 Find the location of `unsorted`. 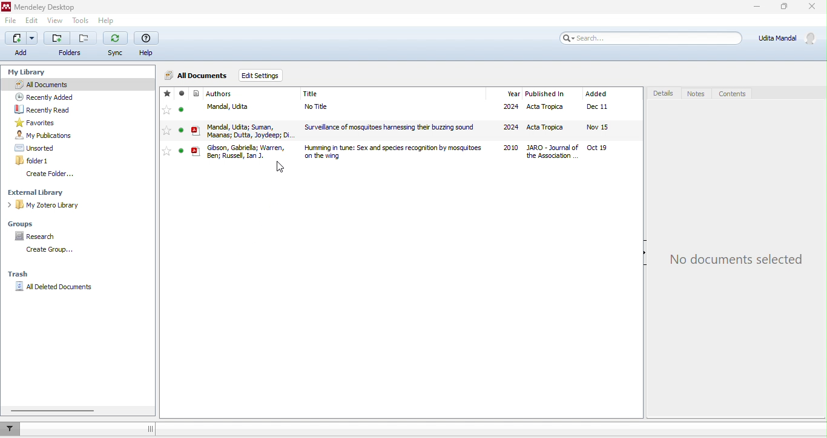

unsorted is located at coordinates (36, 148).